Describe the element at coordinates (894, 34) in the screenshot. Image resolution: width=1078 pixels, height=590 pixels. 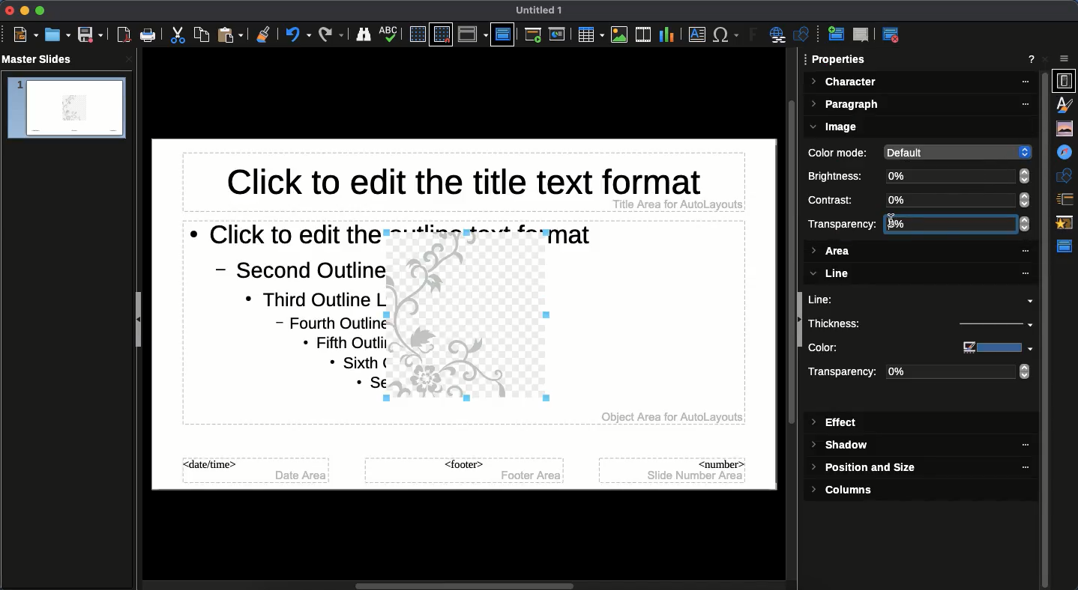
I see `Master view close` at that location.